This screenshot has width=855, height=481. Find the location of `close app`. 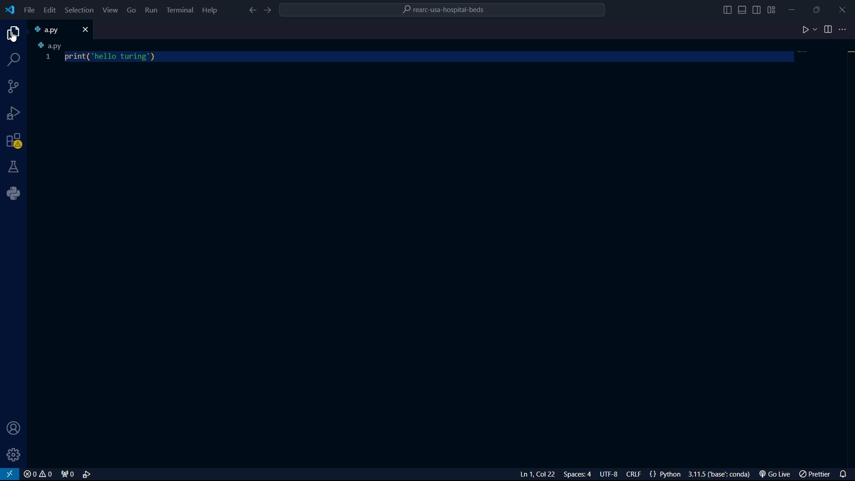

close app is located at coordinates (842, 8).